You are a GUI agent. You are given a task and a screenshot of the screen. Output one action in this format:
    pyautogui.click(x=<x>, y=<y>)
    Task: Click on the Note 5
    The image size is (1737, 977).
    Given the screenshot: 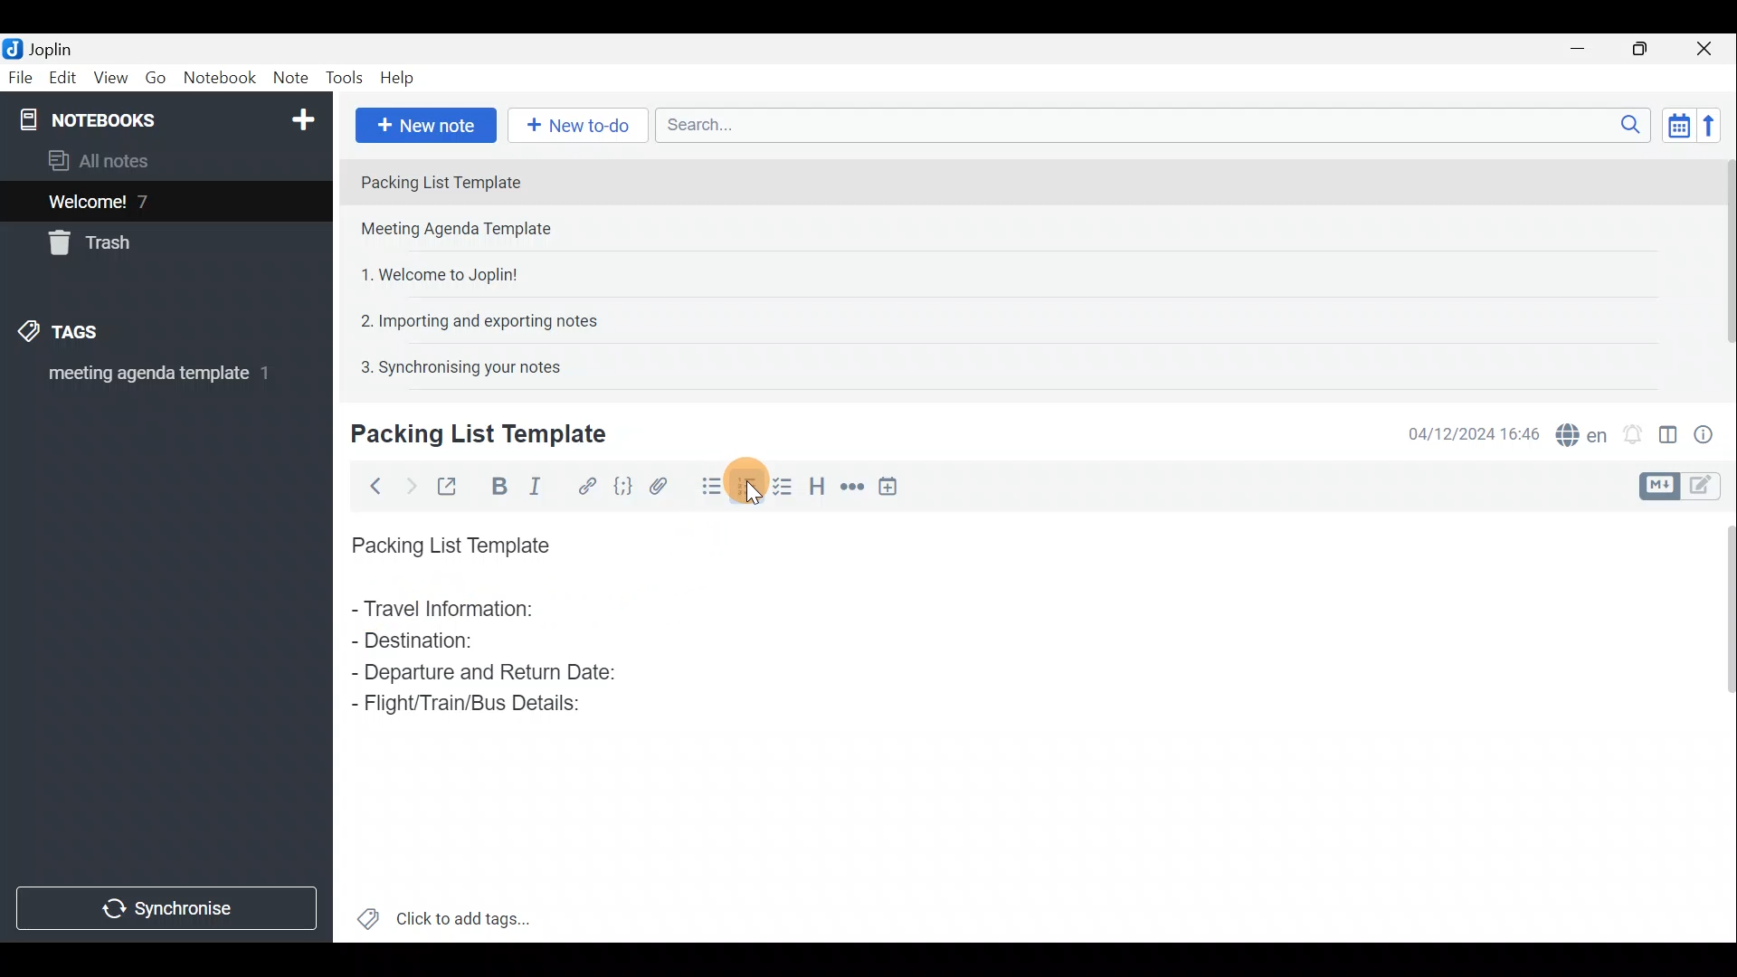 What is the action you would take?
    pyautogui.click(x=453, y=365)
    